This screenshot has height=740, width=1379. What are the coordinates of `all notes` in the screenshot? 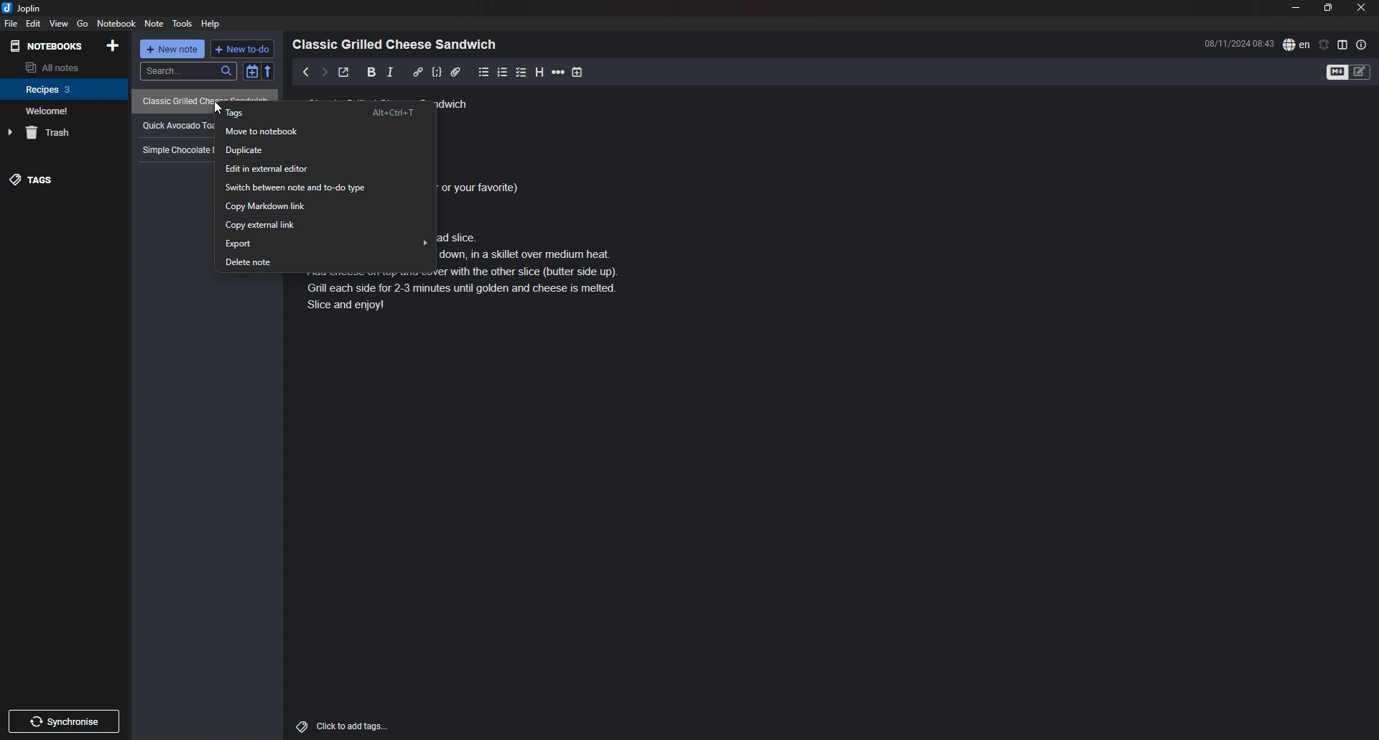 It's located at (62, 67).